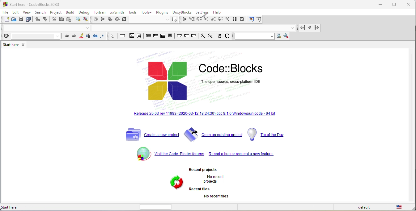  What do you see at coordinates (23, 45) in the screenshot?
I see `close` at bounding box center [23, 45].